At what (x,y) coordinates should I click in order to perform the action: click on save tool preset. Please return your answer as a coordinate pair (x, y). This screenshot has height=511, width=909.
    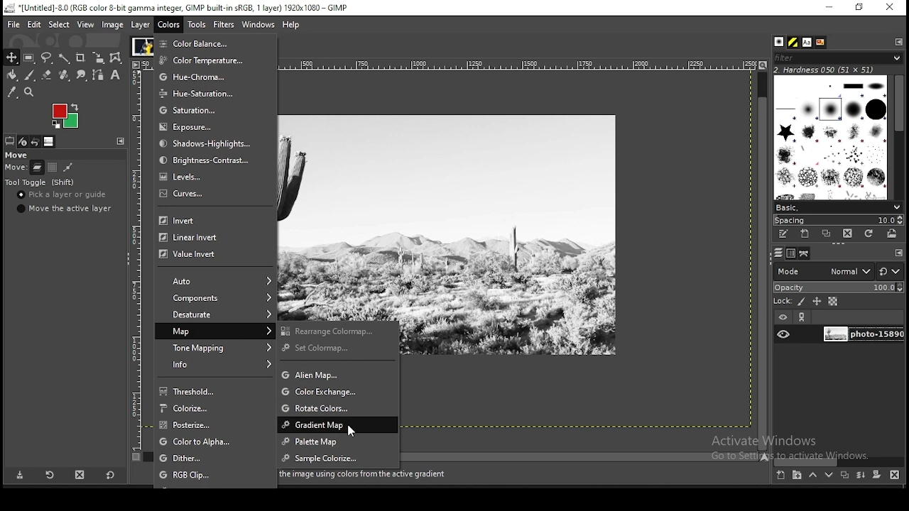
    Looking at the image, I should click on (18, 476).